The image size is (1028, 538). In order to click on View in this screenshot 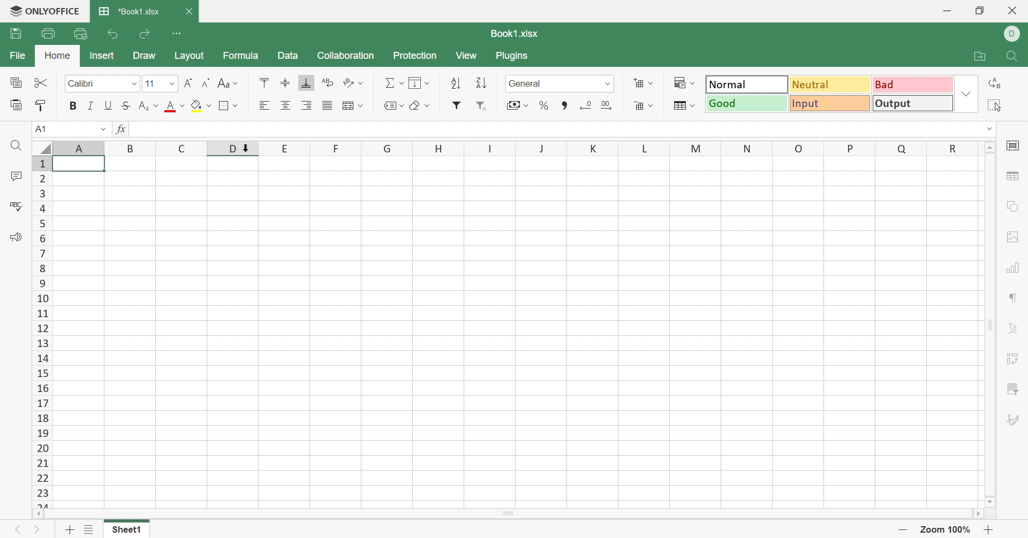, I will do `click(468, 56)`.